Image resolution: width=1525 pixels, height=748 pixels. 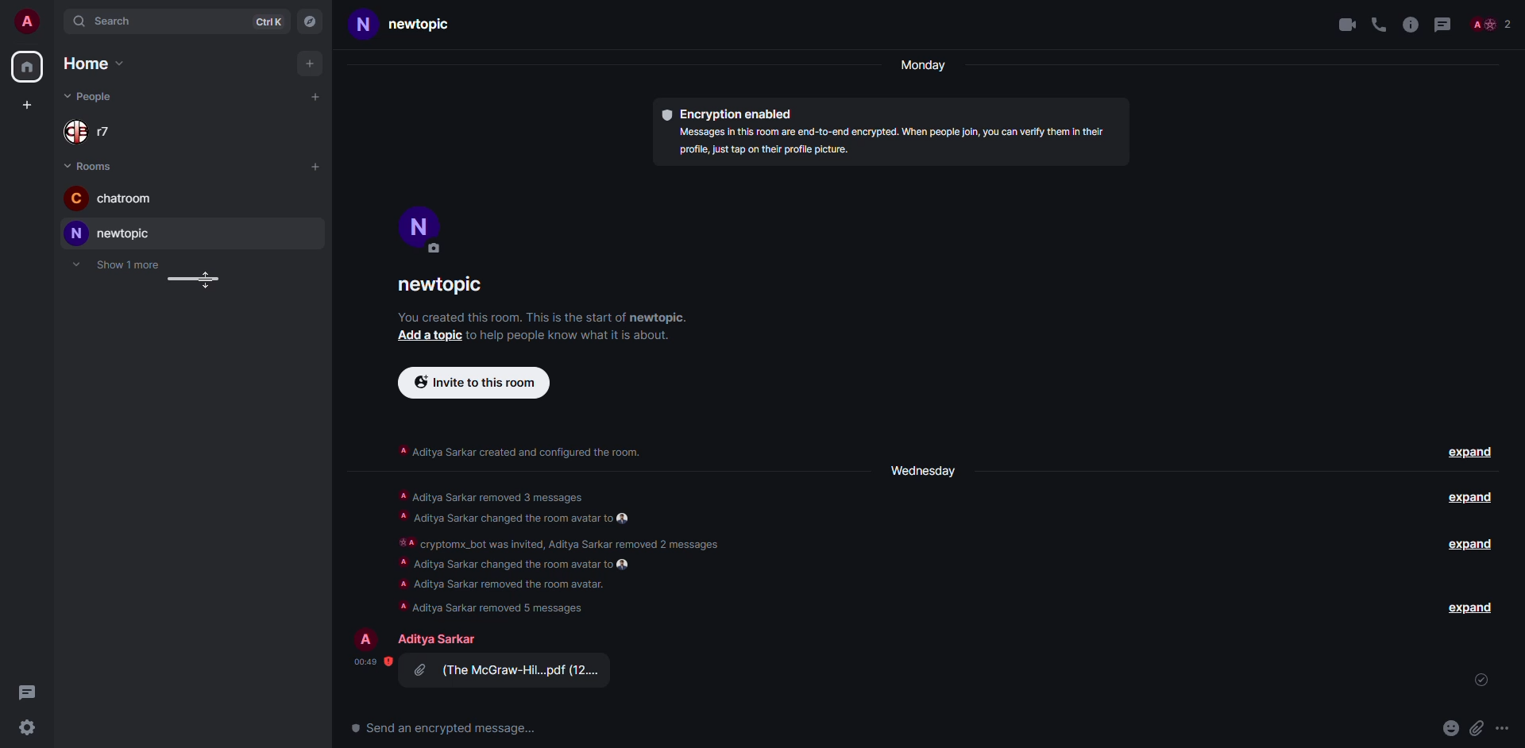 What do you see at coordinates (556, 317) in the screenshot?
I see `‘You created this room. This is the start of newtopic.` at bounding box center [556, 317].